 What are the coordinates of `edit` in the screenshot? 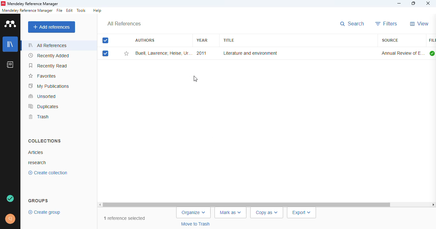 It's located at (70, 10).